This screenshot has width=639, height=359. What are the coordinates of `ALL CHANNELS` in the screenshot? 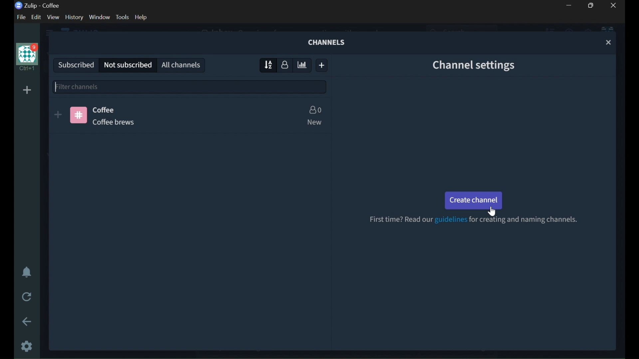 It's located at (182, 64).